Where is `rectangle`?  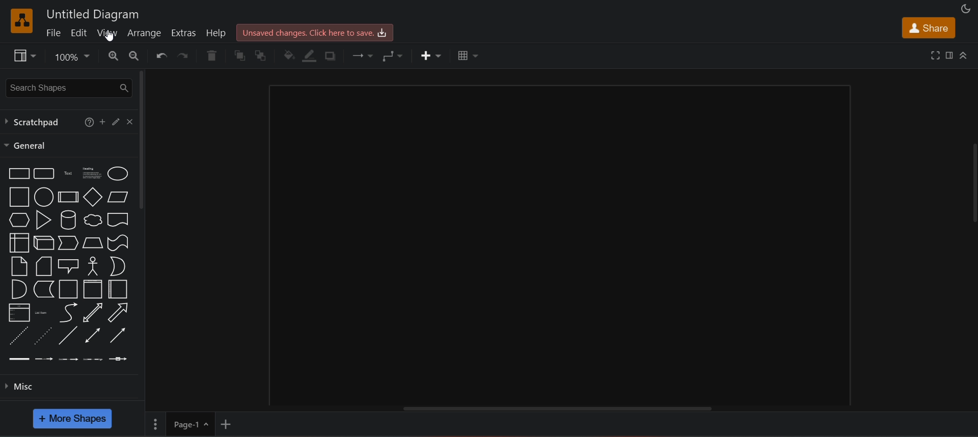 rectangle is located at coordinates (18, 174).